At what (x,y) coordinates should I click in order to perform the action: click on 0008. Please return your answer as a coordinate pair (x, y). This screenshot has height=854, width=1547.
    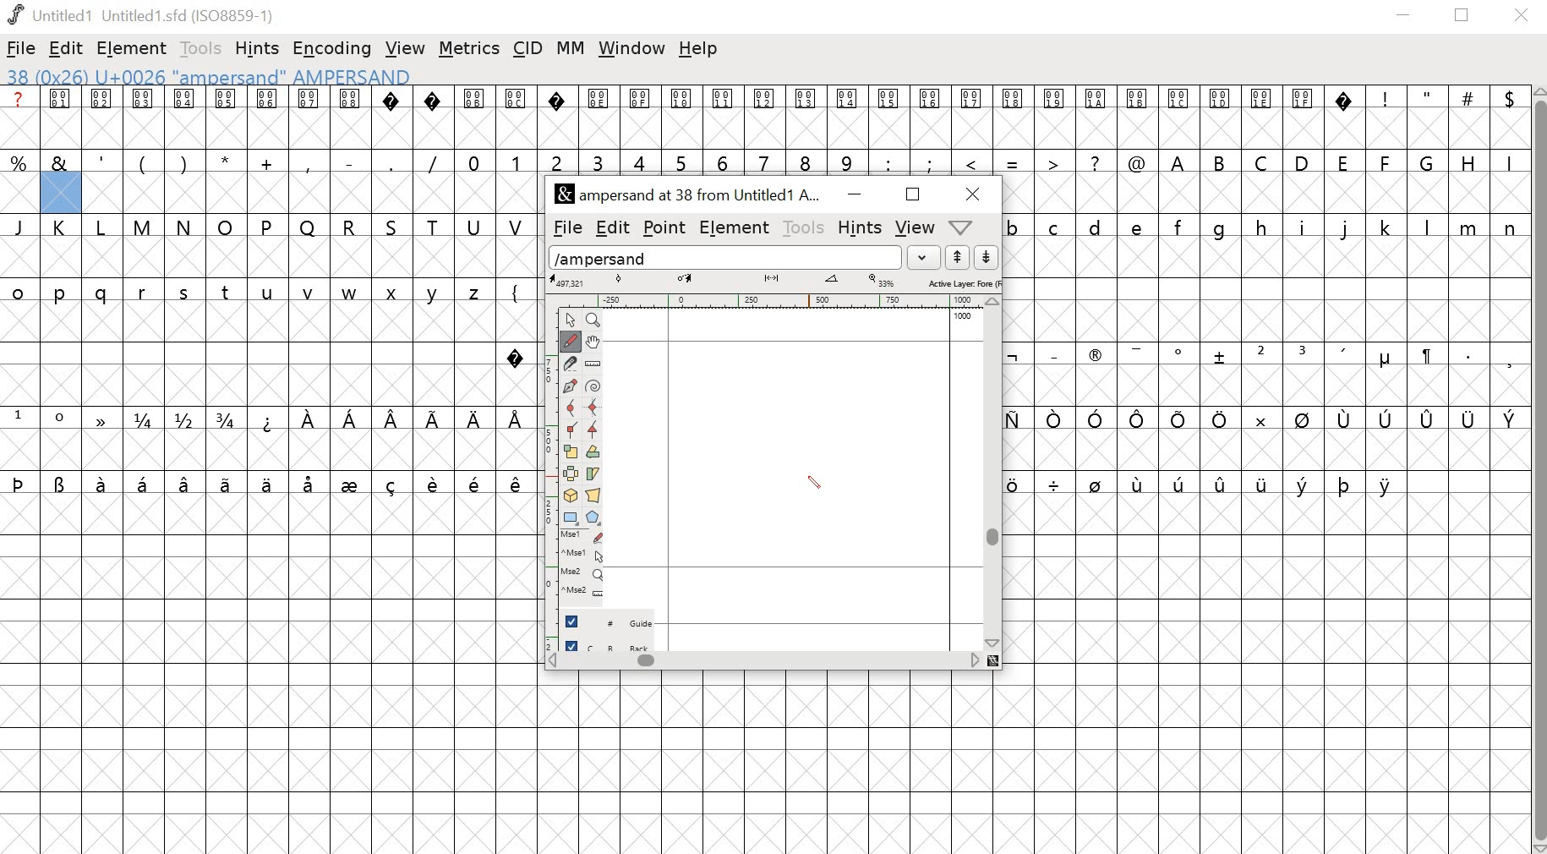
    Looking at the image, I should click on (349, 116).